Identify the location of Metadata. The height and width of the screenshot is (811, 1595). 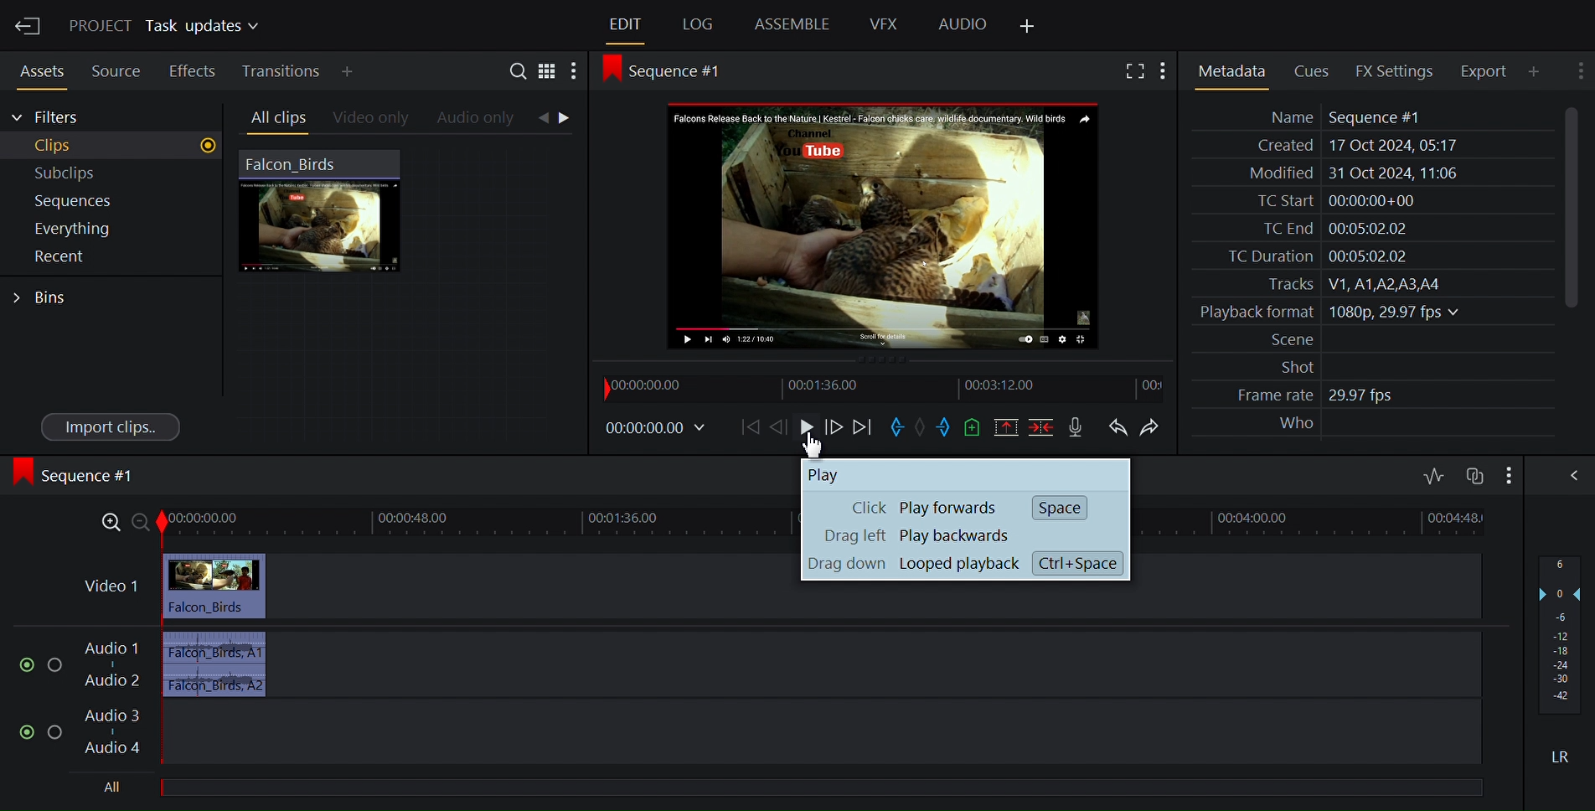
(1231, 69).